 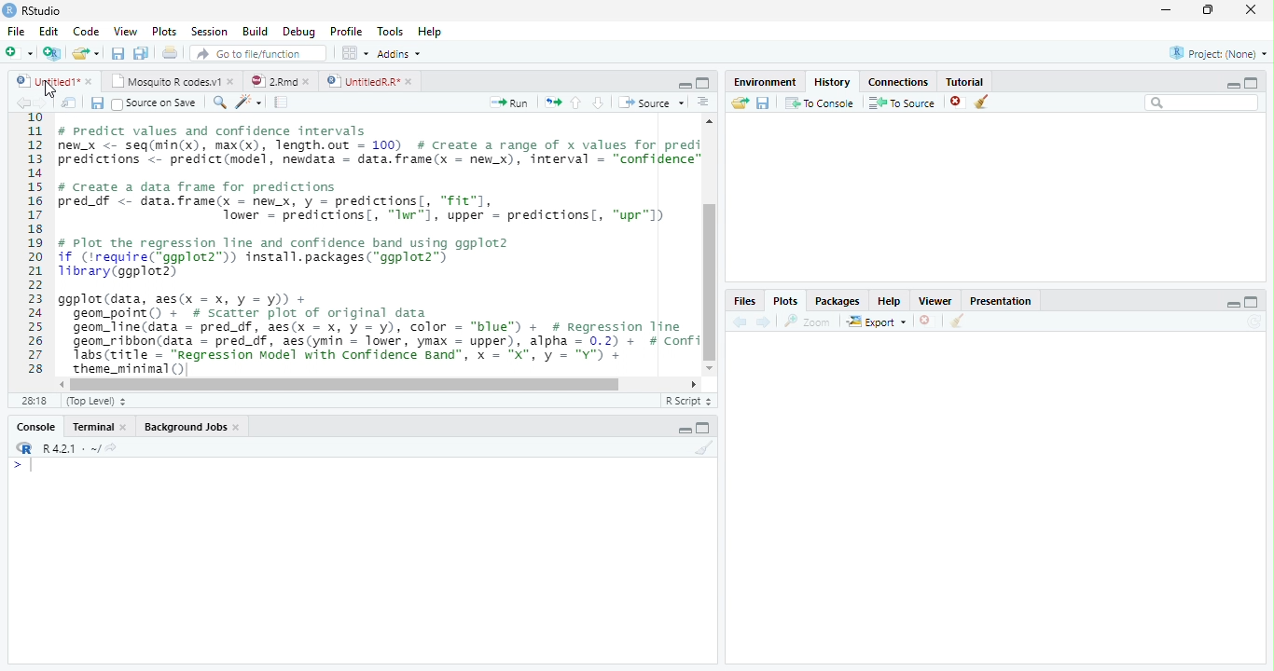 I want to click on delete , so click(x=955, y=101).